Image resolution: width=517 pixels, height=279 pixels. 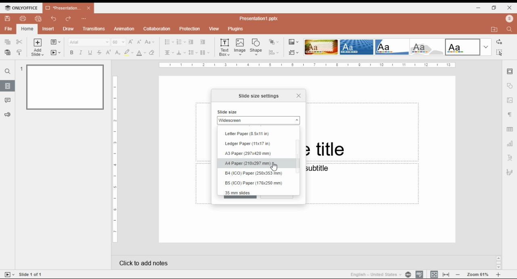 I want to click on undo, so click(x=54, y=19).